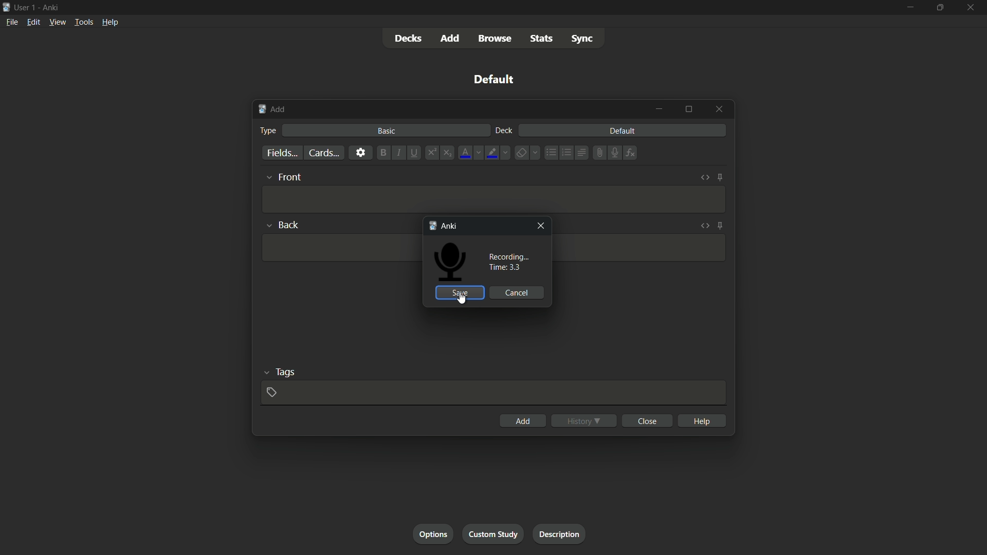 The image size is (987, 555). Describe the element at coordinates (285, 373) in the screenshot. I see `tags` at that location.